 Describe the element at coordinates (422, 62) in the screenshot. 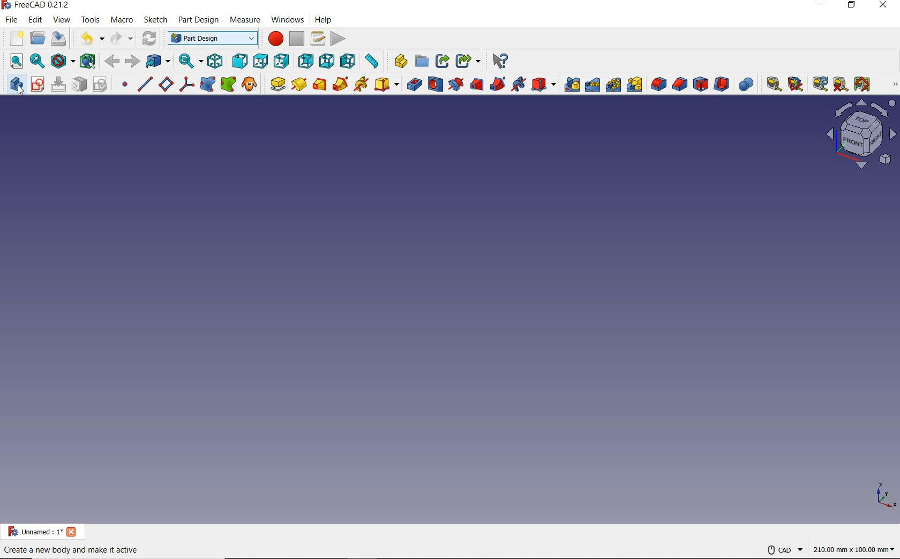

I see `Open` at that location.